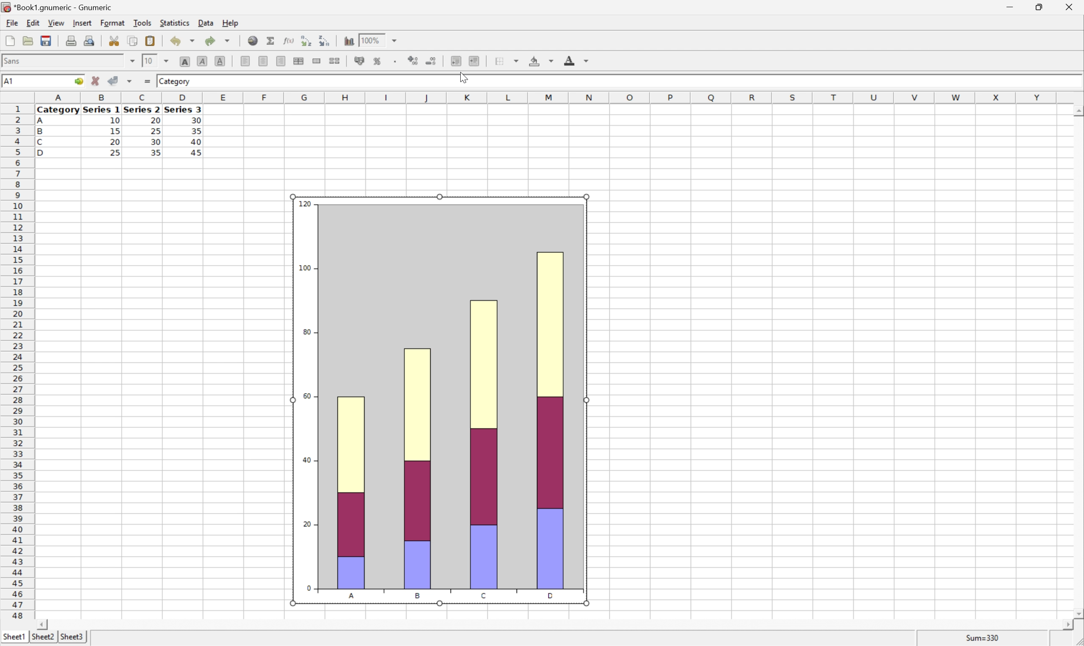 The height and width of the screenshot is (646, 1084). I want to click on Scroll Up, so click(1077, 110).